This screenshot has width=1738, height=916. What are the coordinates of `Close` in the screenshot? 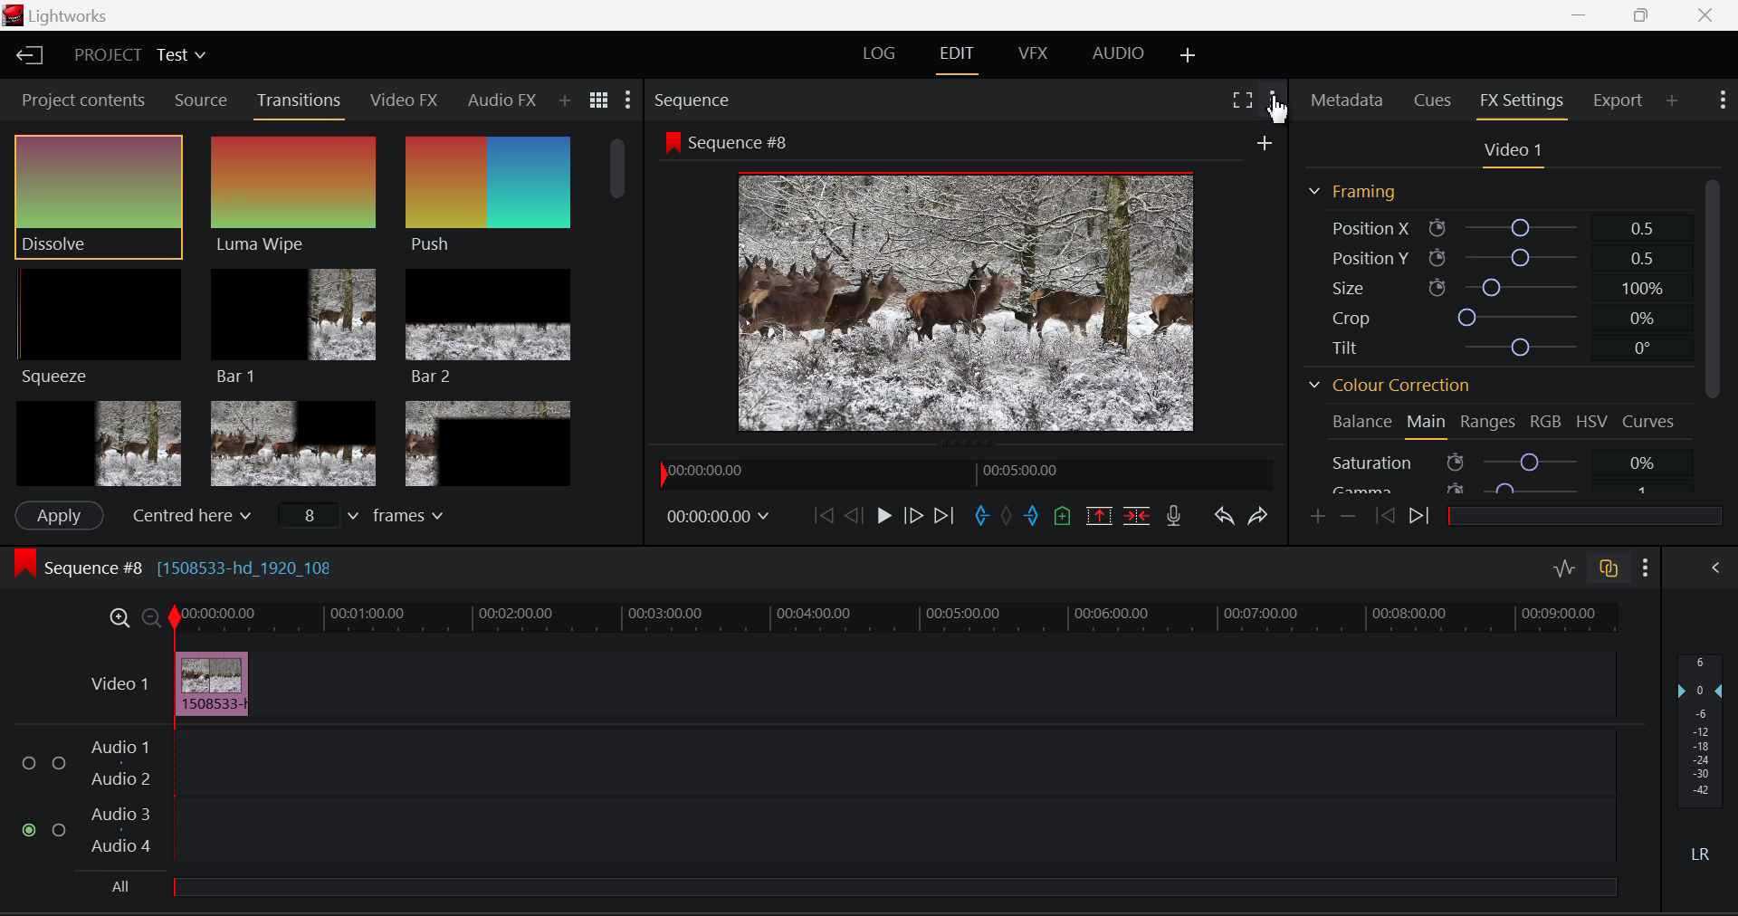 It's located at (1707, 15).